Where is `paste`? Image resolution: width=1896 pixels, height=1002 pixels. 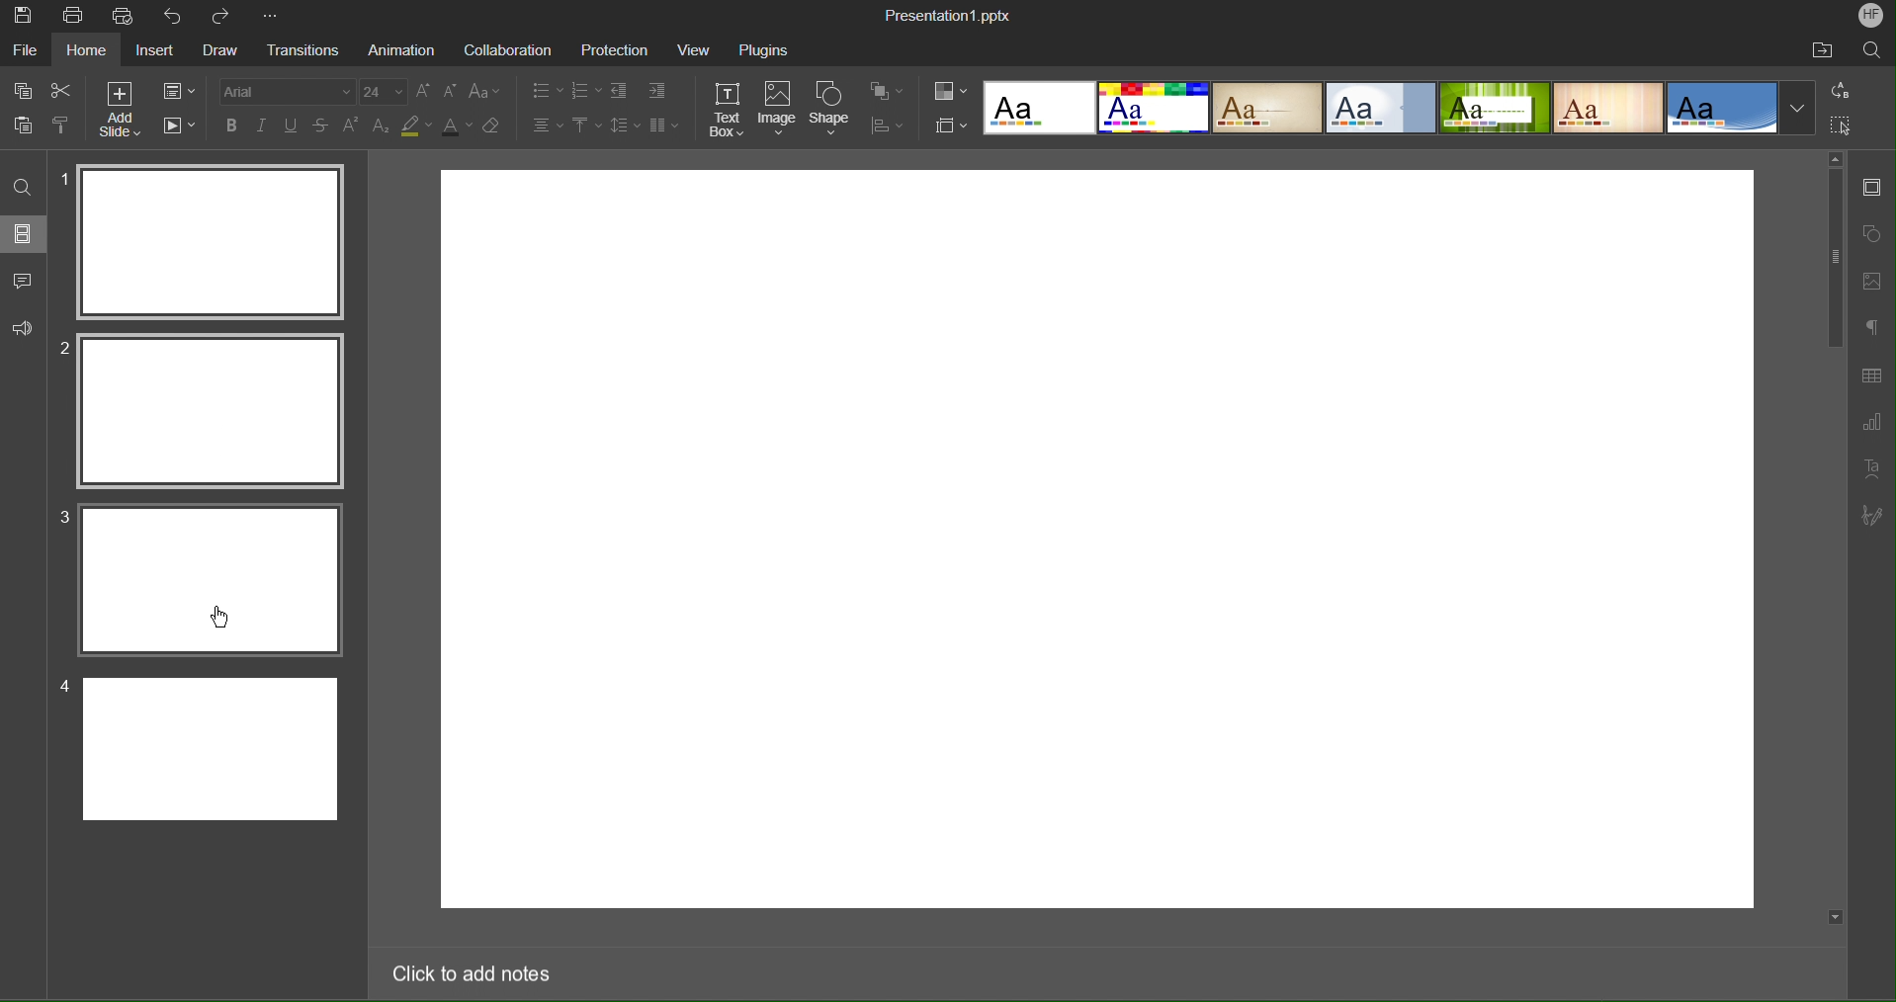 paste is located at coordinates (28, 126).